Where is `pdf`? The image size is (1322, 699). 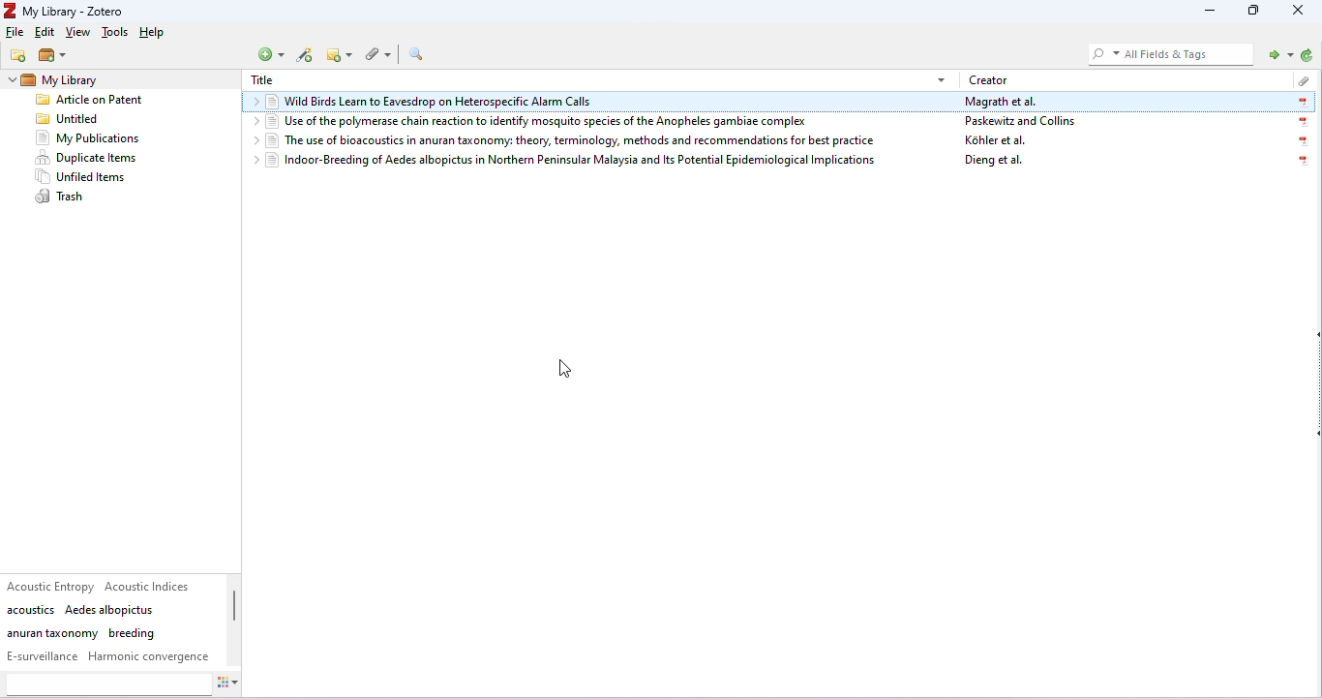
pdf is located at coordinates (1300, 162).